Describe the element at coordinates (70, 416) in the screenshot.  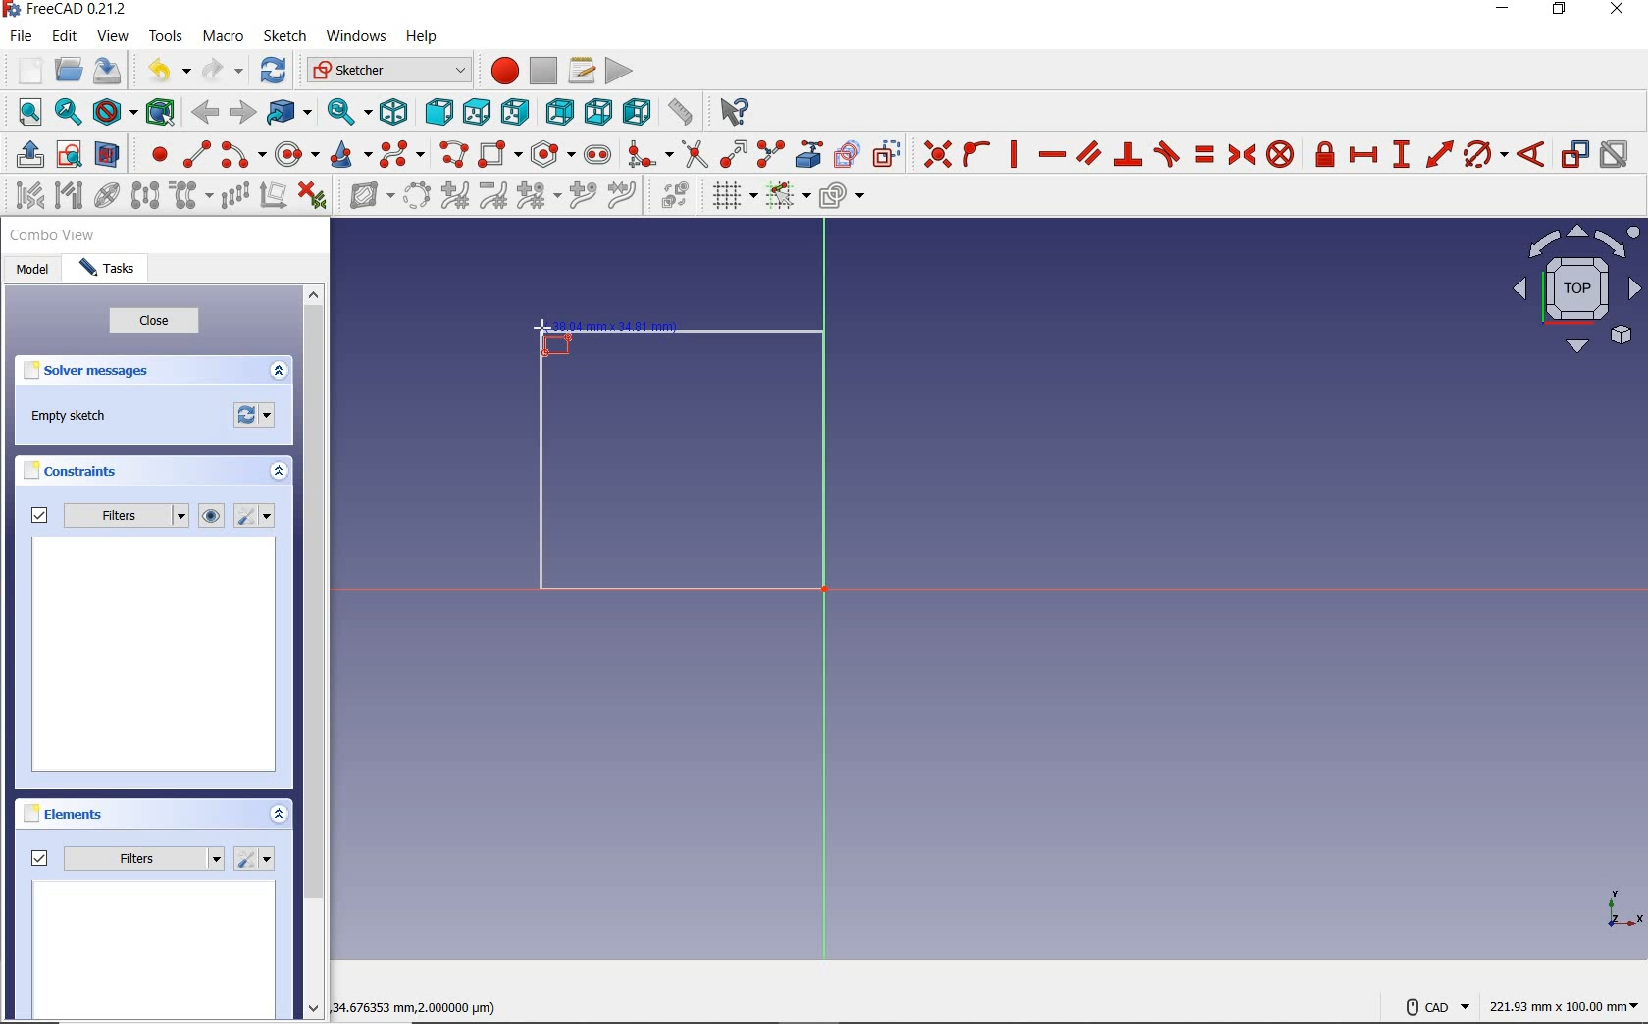
I see `empty sketch` at that location.